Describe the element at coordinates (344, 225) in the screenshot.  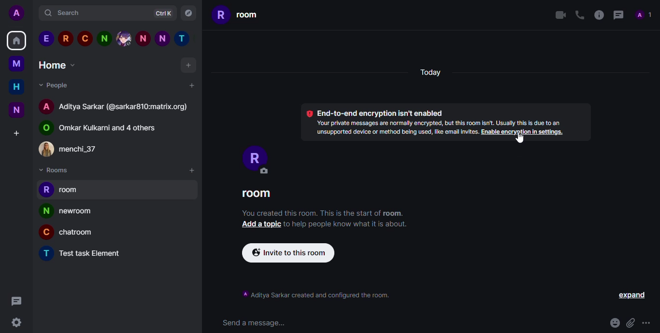
I see `info- to help people know what it is about.` at that location.